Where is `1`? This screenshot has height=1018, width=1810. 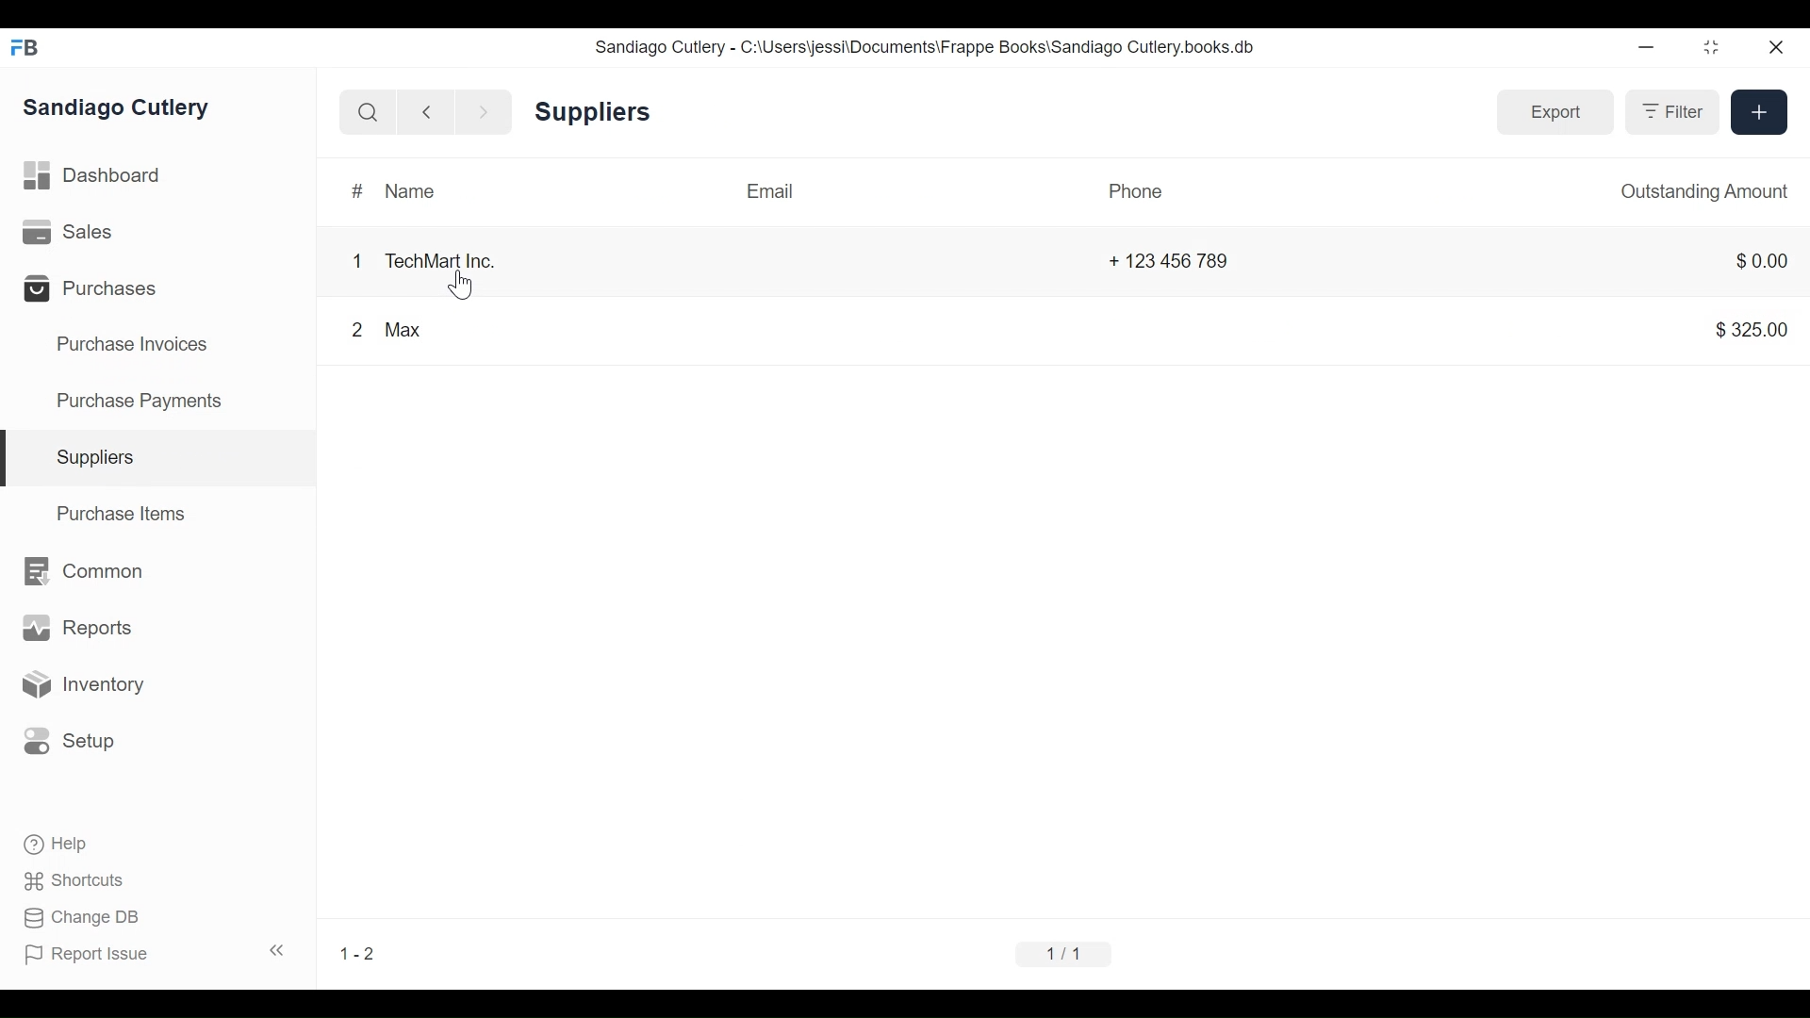
1 is located at coordinates (352, 258).